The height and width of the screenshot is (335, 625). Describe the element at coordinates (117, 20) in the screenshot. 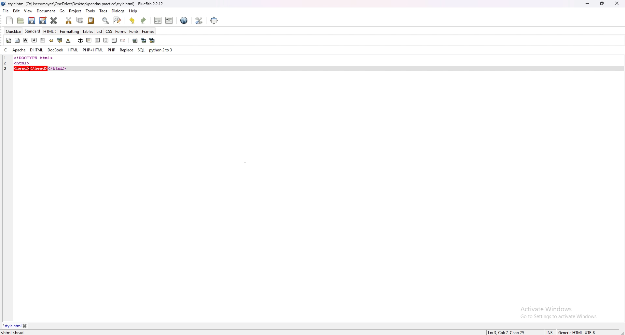

I see `advanced find and replace` at that location.